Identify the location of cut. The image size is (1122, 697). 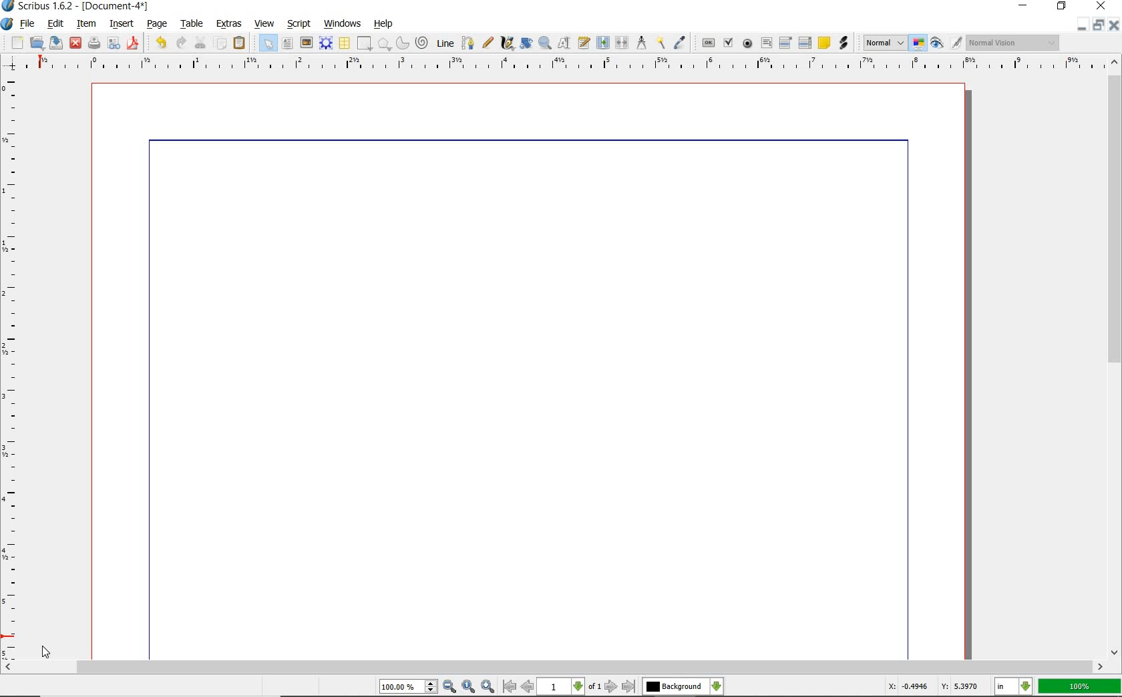
(200, 42).